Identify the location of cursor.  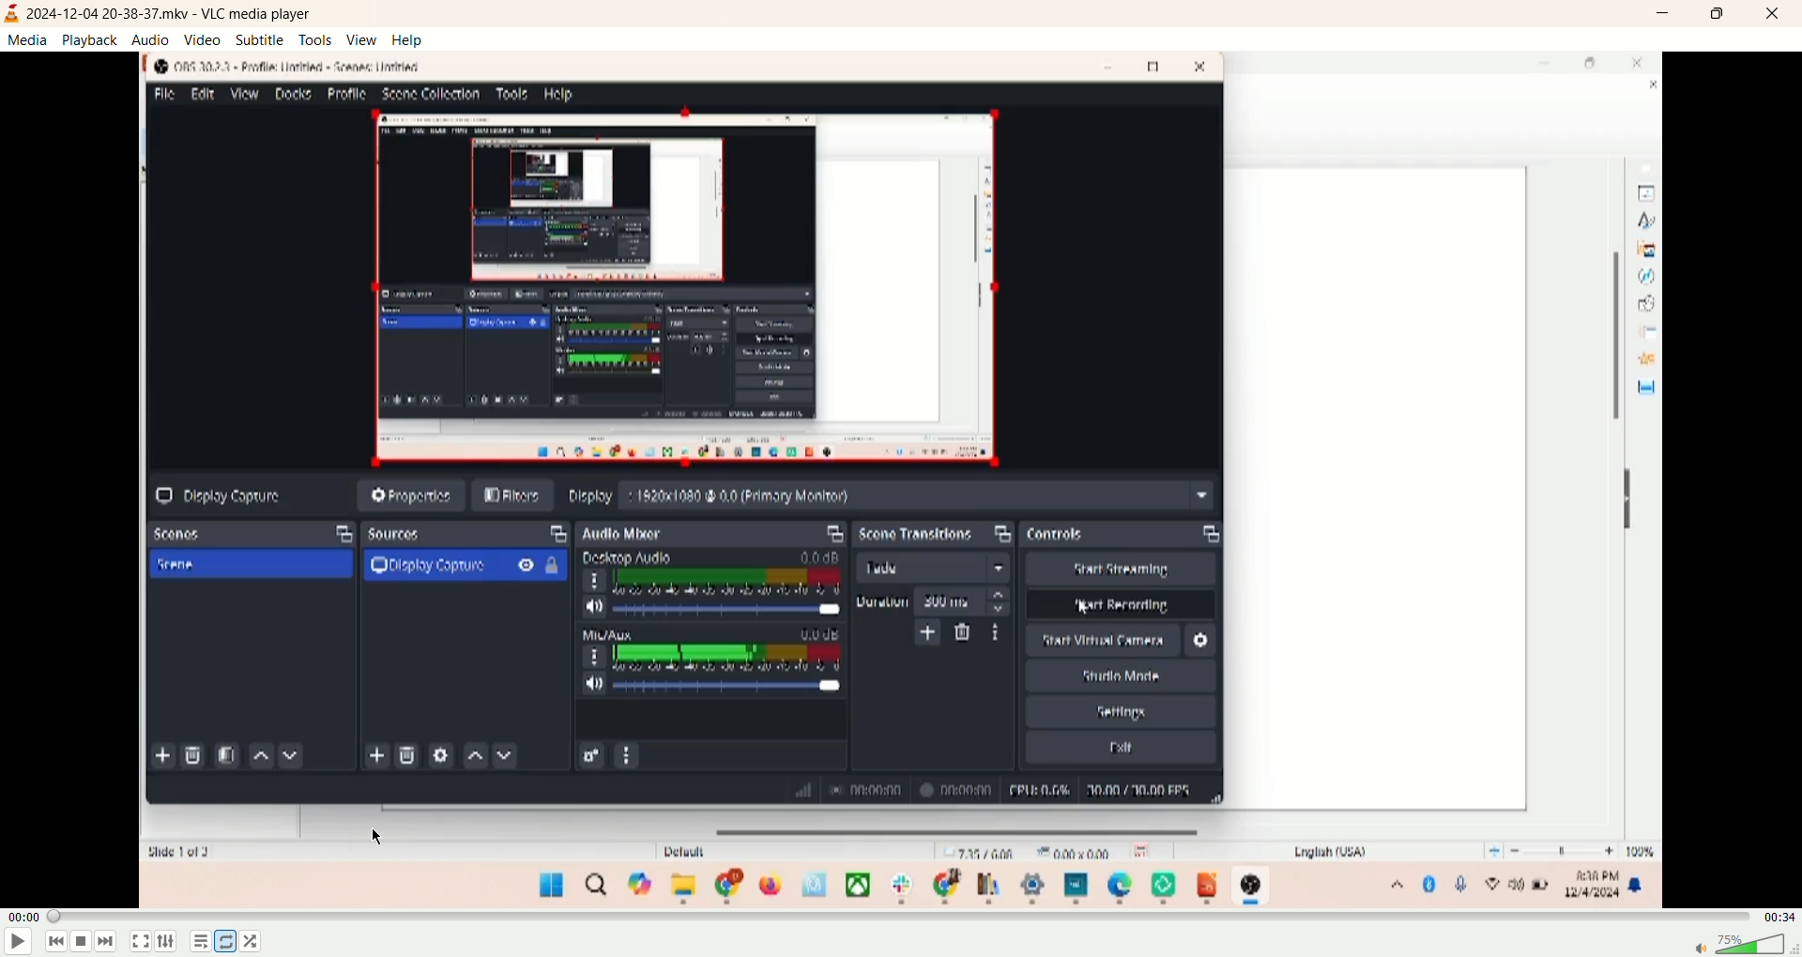
(378, 838).